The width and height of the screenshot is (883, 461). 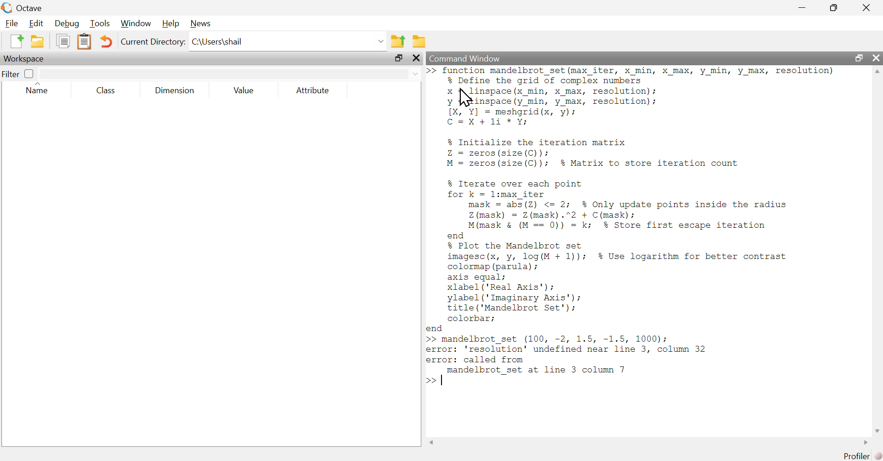 I want to click on maximize, so click(x=834, y=7).